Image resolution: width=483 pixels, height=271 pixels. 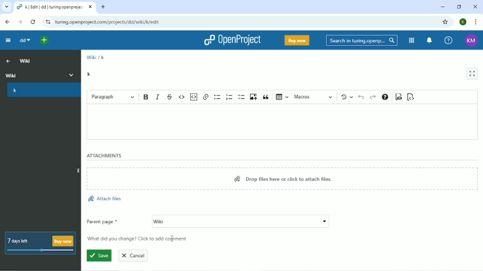 I want to click on Block quote, so click(x=267, y=97).